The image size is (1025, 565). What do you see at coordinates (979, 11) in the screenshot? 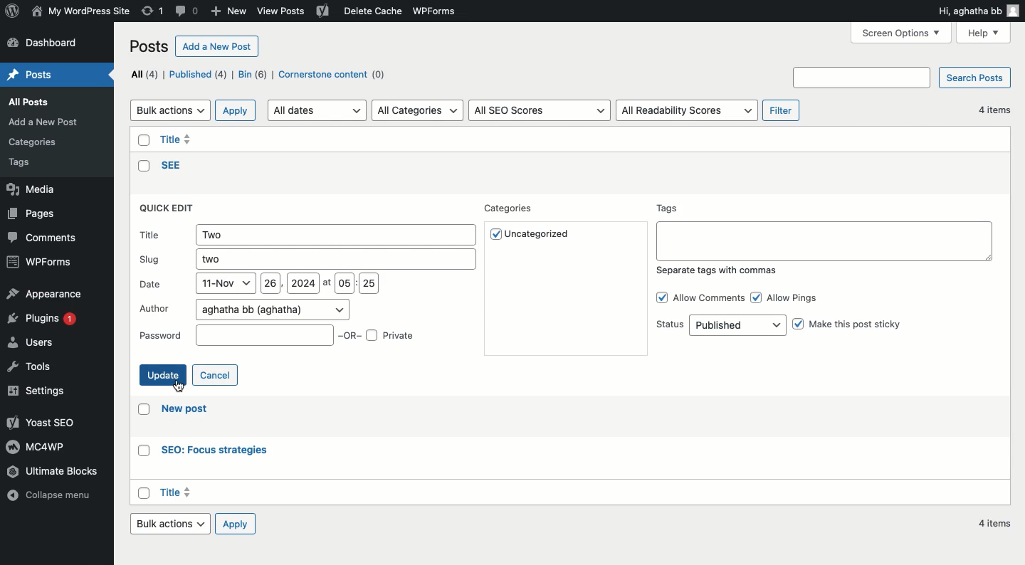
I see `Hi user` at bounding box center [979, 11].